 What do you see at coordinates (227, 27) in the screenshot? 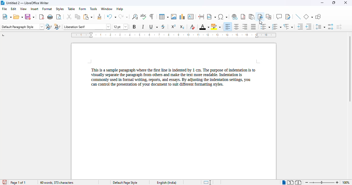
I see `align left` at bounding box center [227, 27].